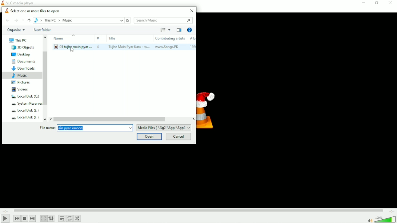 This screenshot has width=397, height=223. Describe the element at coordinates (21, 54) in the screenshot. I see `Desktop` at that location.